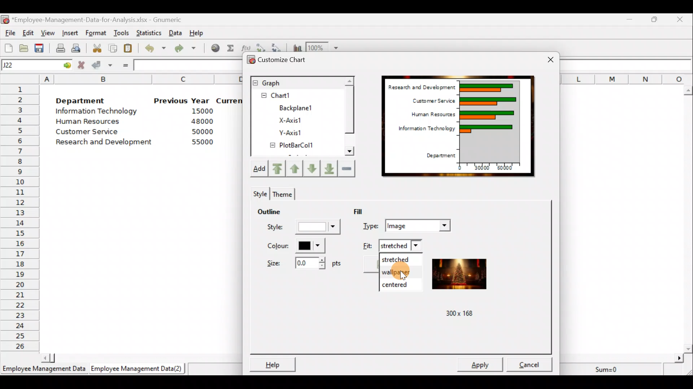 The height and width of the screenshot is (389, 693). I want to click on Move downward, so click(327, 167).